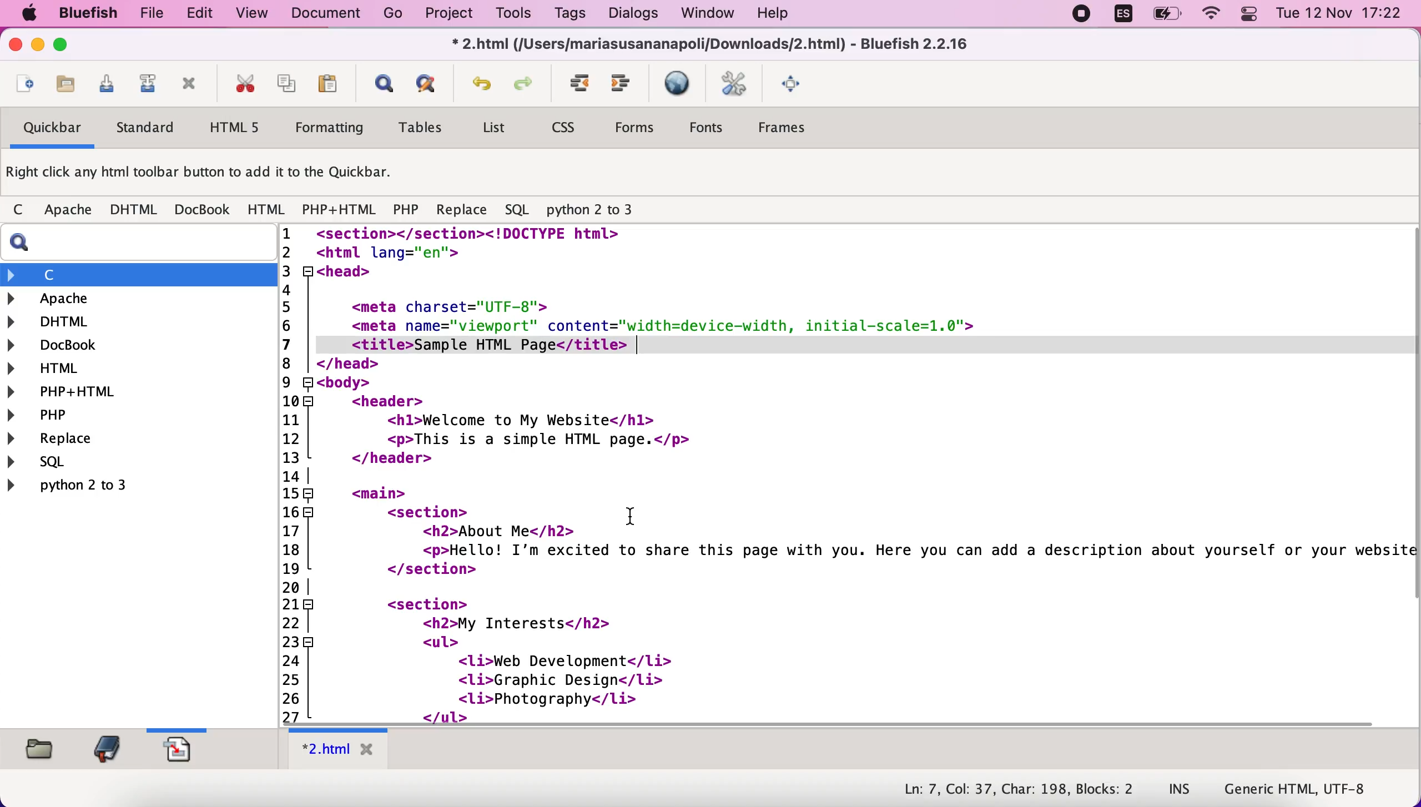  I want to click on sql, so click(85, 465).